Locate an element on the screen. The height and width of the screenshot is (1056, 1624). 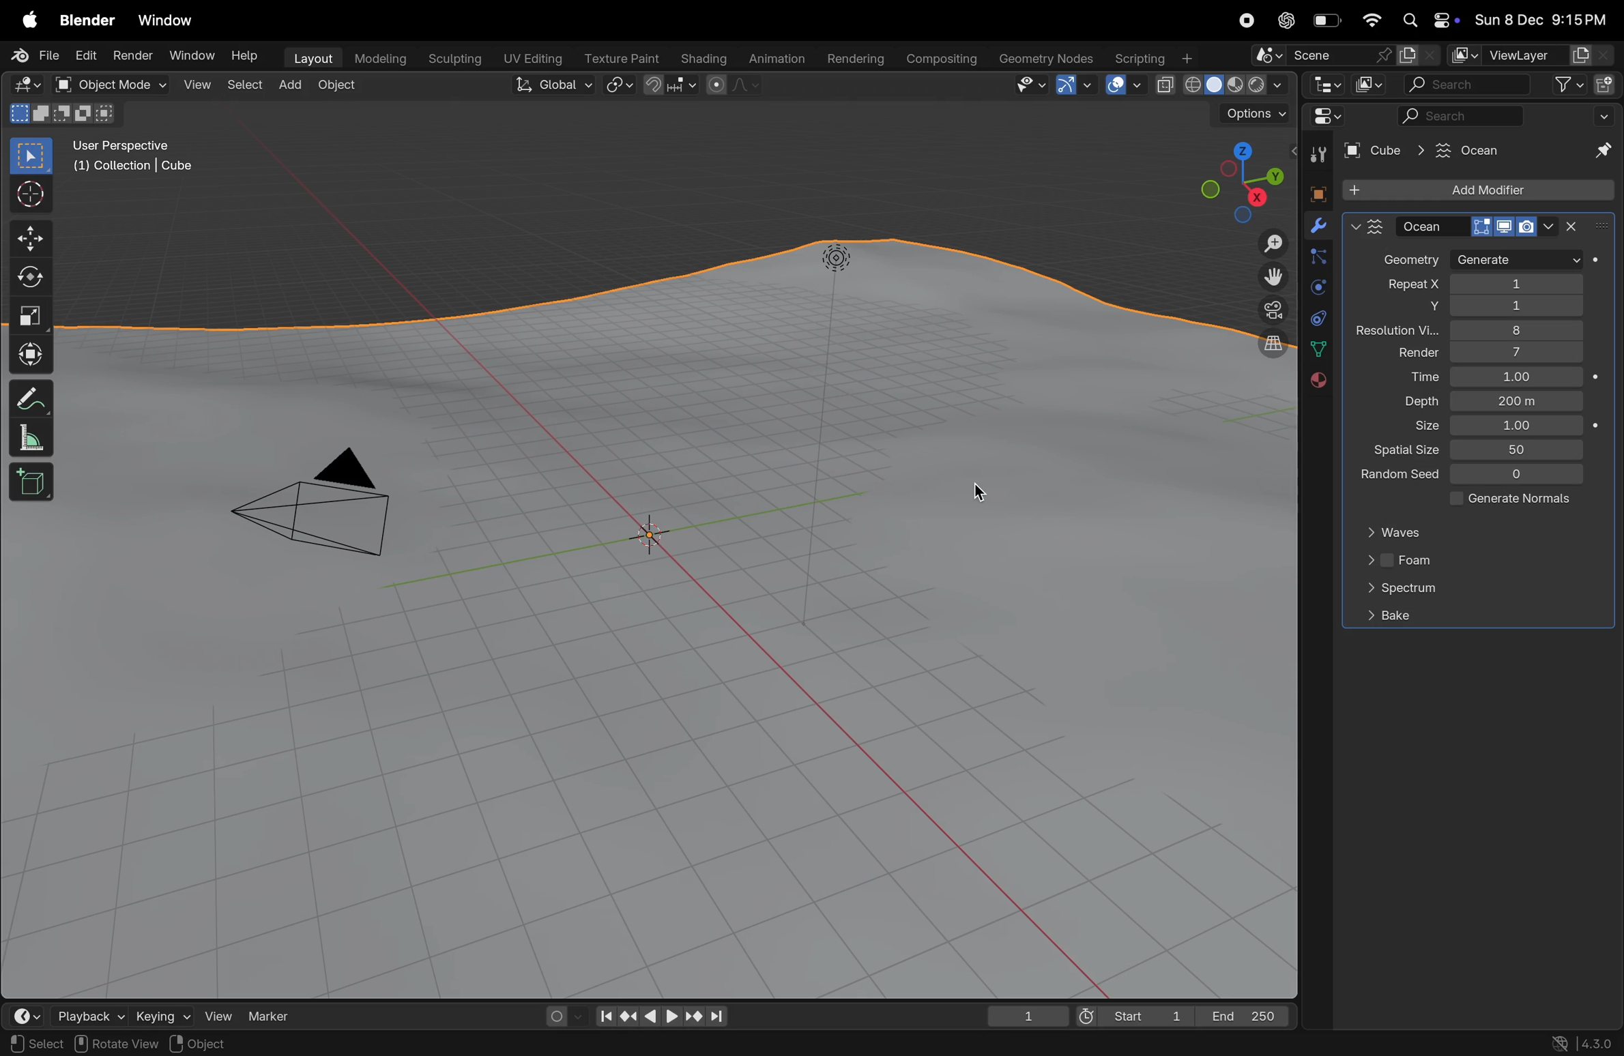
Cube is located at coordinates (1376, 151).